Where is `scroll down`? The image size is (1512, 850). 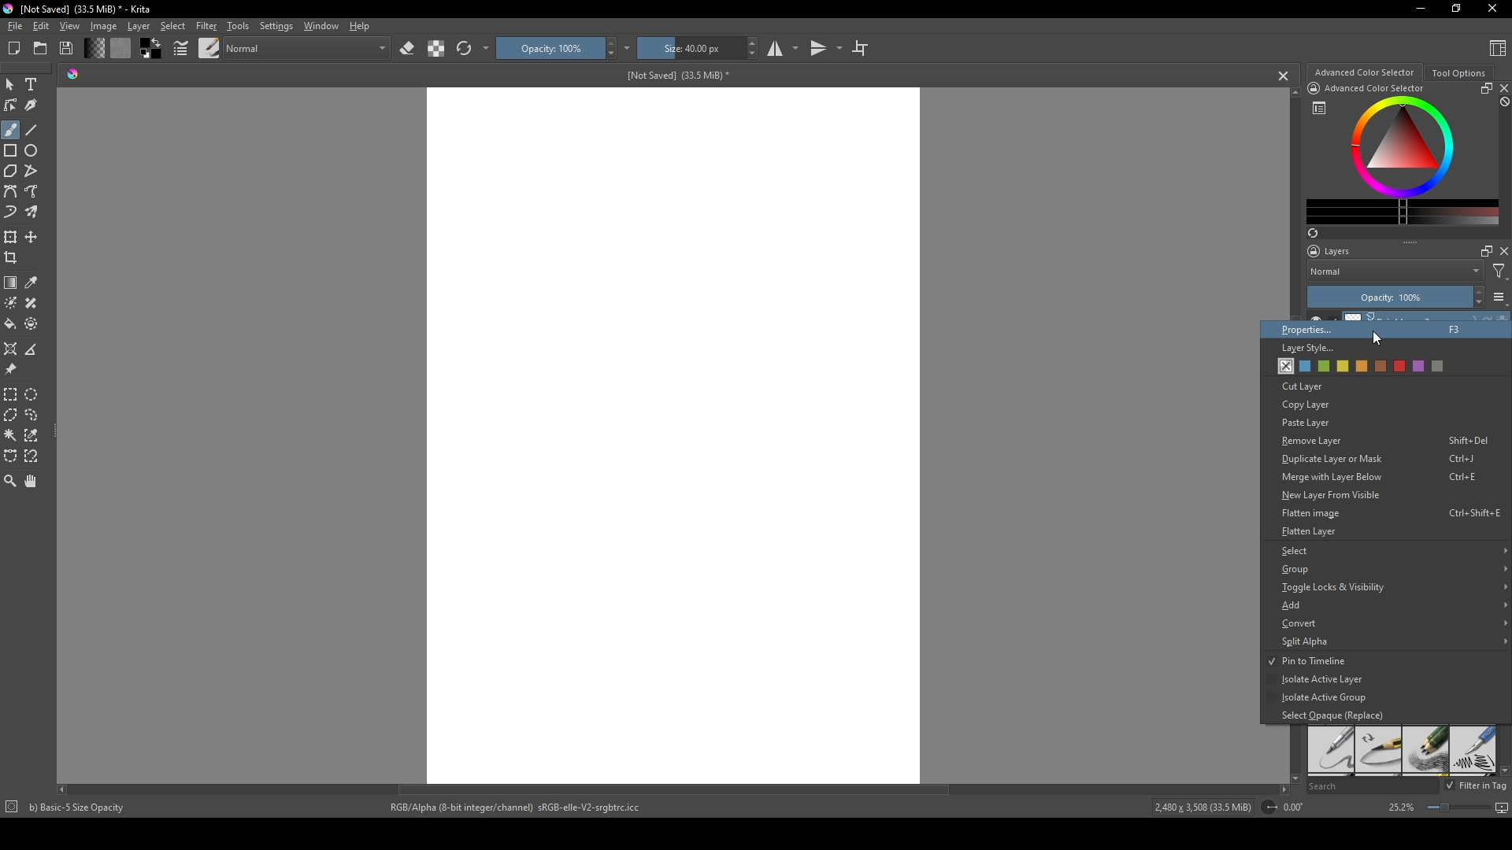 scroll down is located at coordinates (1503, 771).